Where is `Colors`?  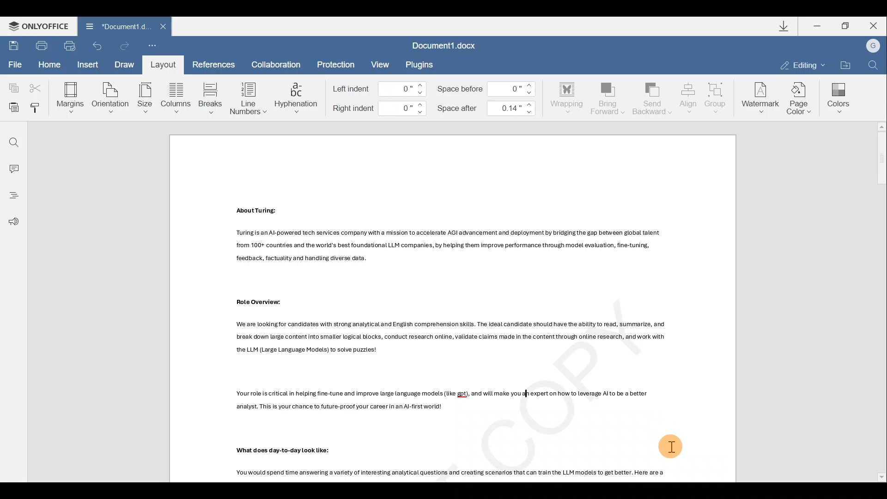 Colors is located at coordinates (838, 98).